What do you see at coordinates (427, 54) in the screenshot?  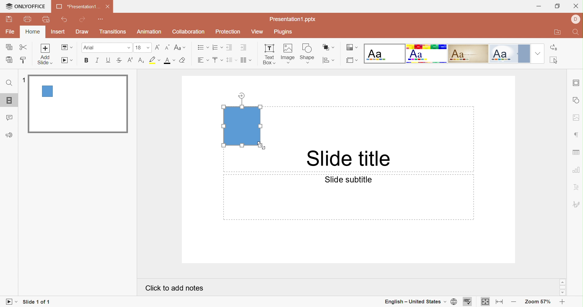 I see `Basic` at bounding box center [427, 54].